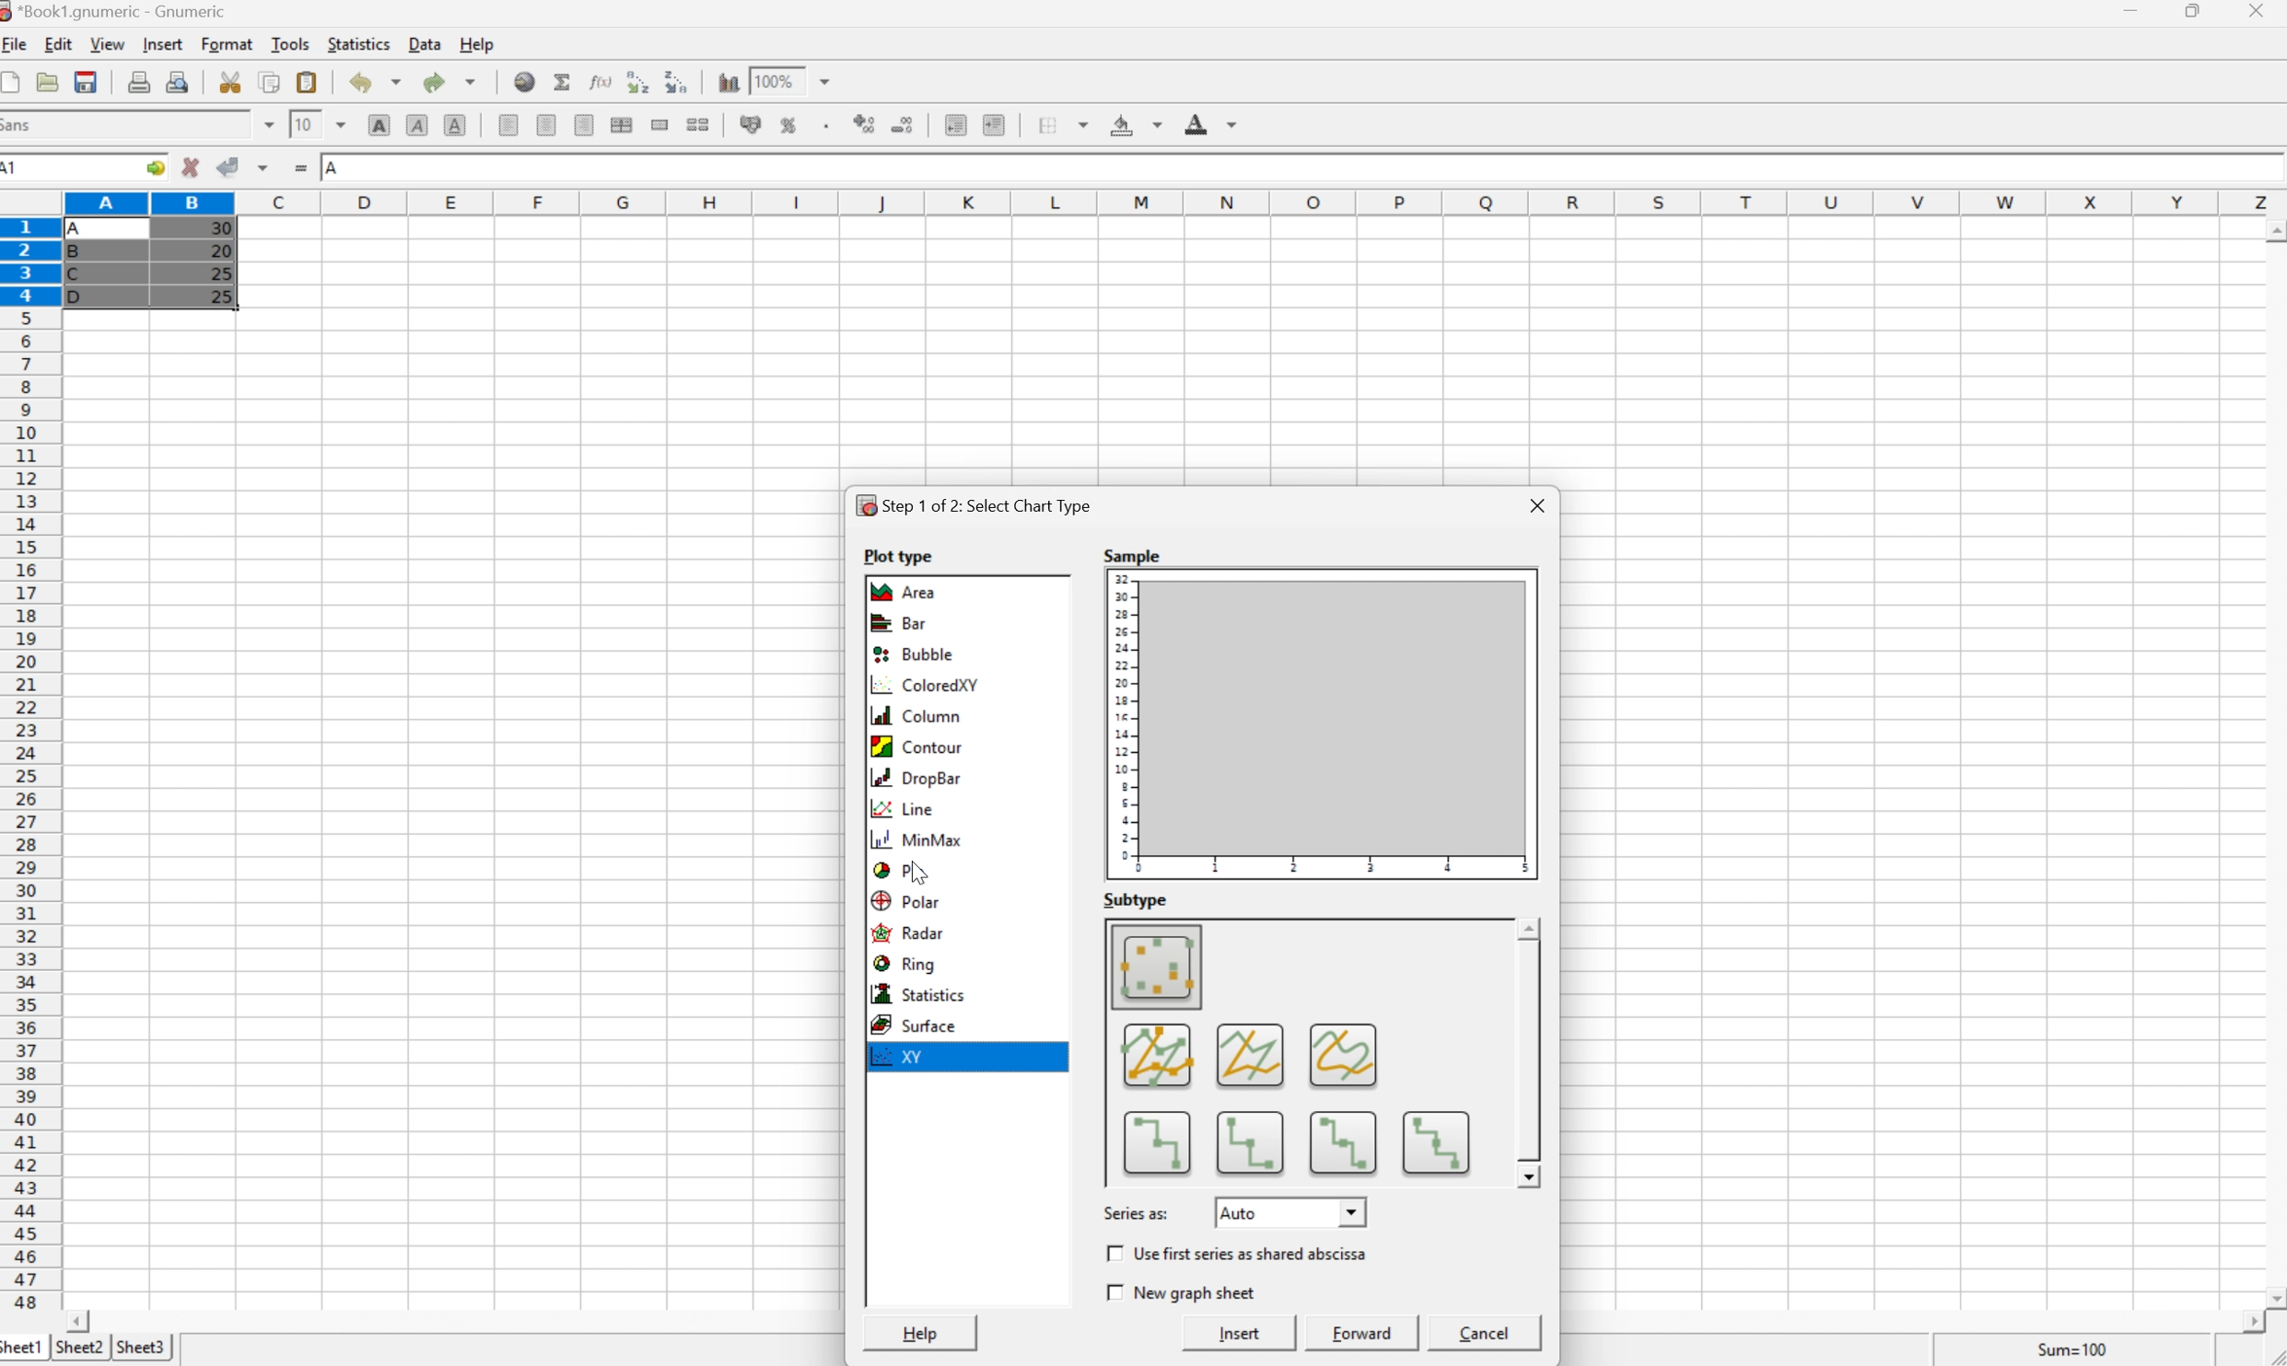  What do you see at coordinates (270, 84) in the screenshot?
I see `Copy the selection` at bounding box center [270, 84].